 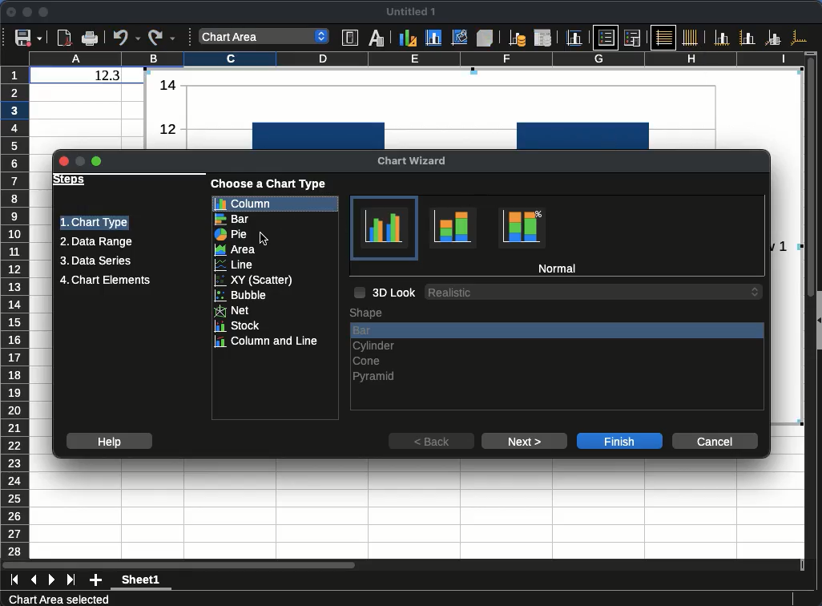 I want to click on Data ranges, so click(x=517, y=38).